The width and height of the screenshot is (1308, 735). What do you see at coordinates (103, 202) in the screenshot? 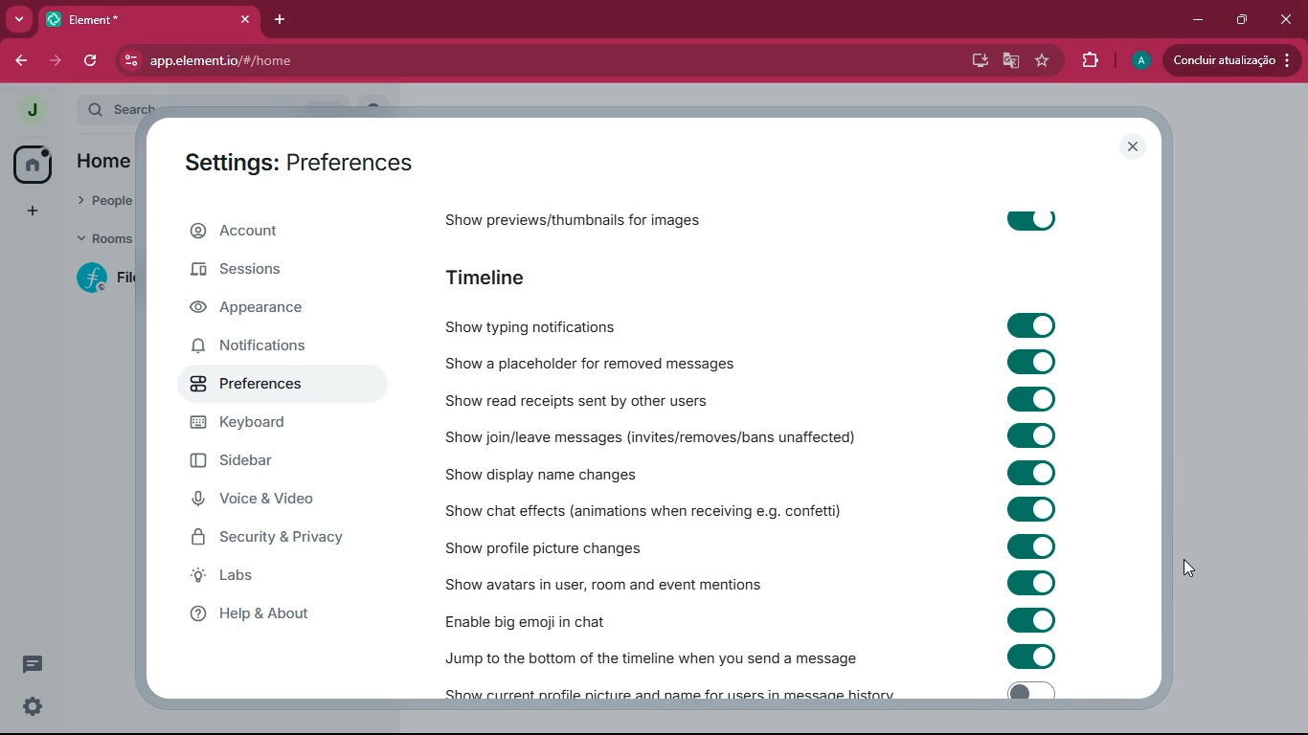
I see `people` at bounding box center [103, 202].